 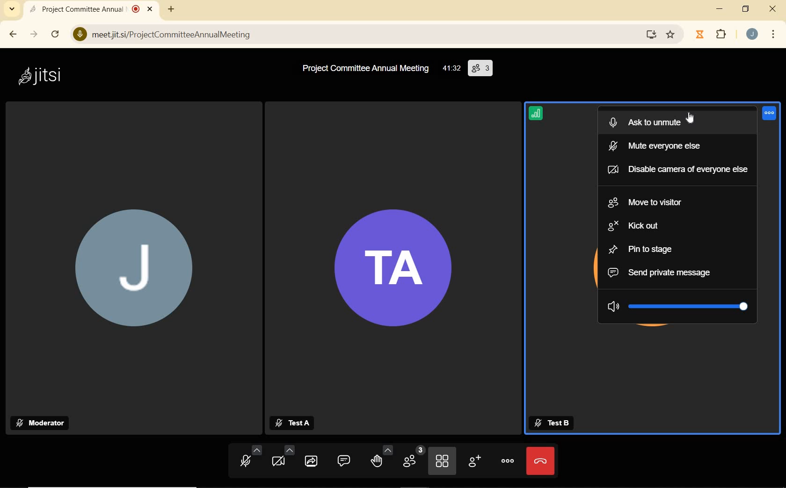 I want to click on FORWARD, so click(x=34, y=35).